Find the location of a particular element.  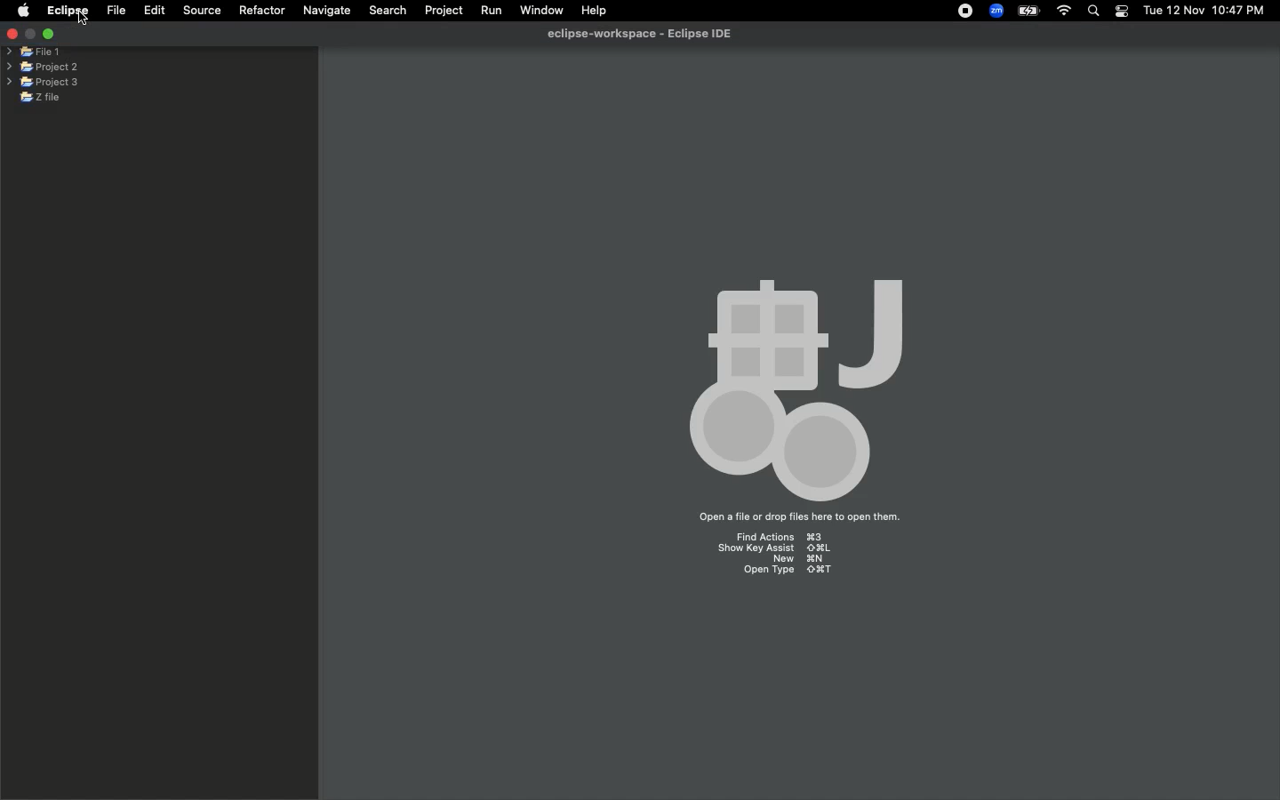

Navigate is located at coordinates (328, 10).